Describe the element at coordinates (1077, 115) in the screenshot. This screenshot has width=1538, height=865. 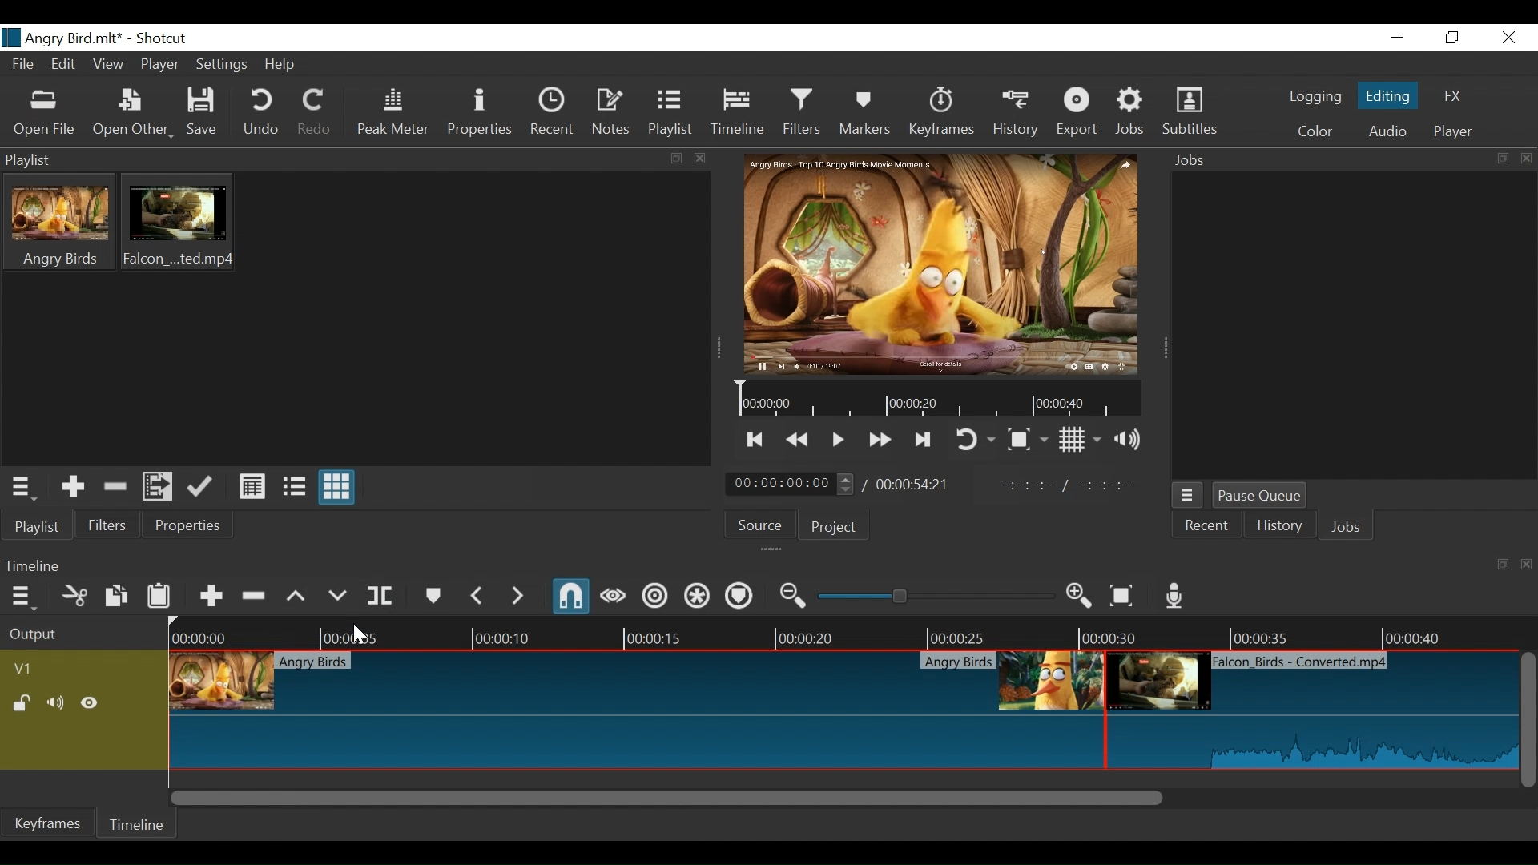
I see `Export` at that location.